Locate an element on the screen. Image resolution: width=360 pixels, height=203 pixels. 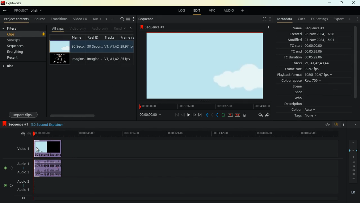
modified 27 Nov 2024, 15:01 is located at coordinates (313, 40).